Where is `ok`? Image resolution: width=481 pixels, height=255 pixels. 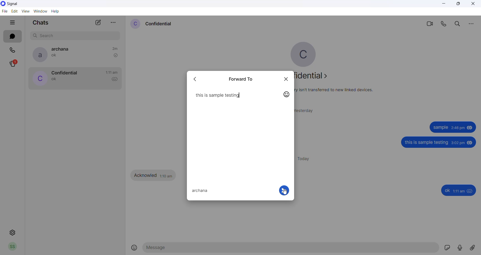 ok is located at coordinates (447, 191).